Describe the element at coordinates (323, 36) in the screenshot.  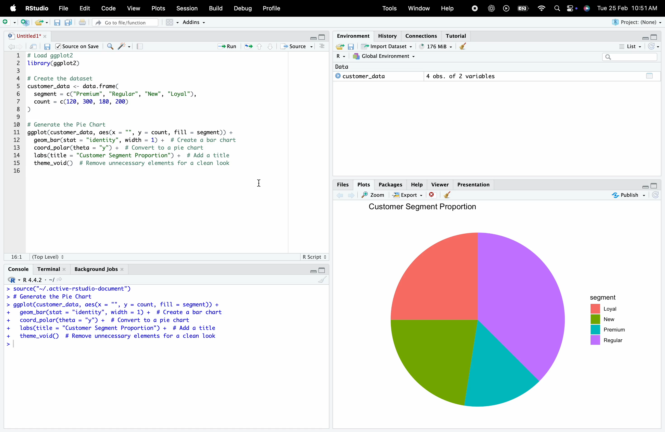
I see `maximise` at that location.